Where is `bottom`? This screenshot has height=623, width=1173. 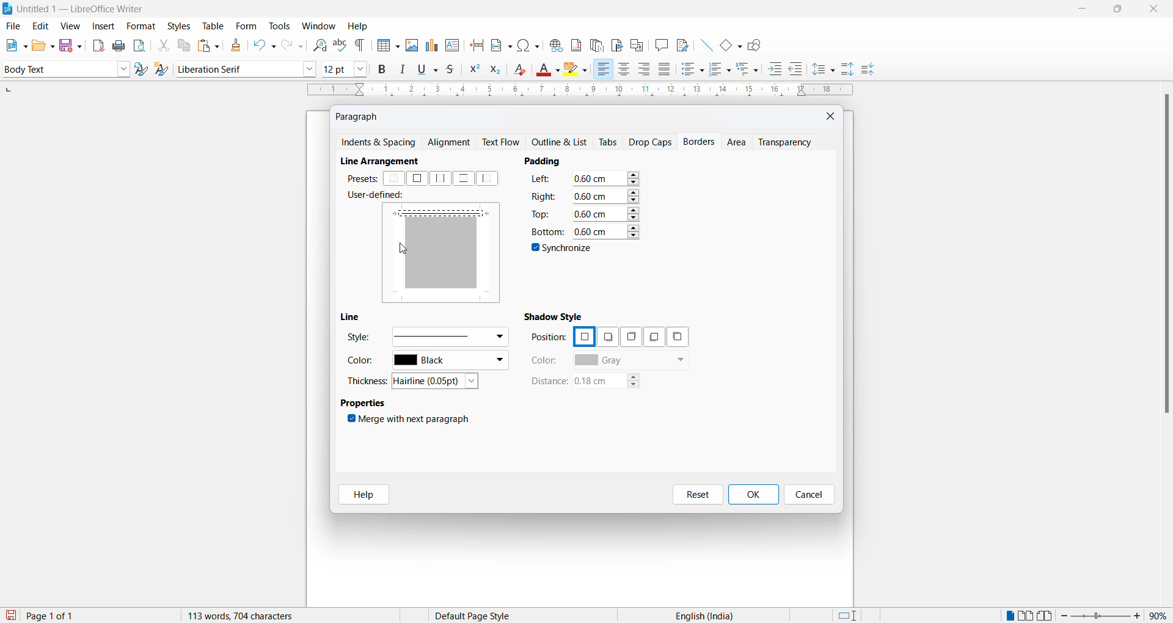 bottom is located at coordinates (546, 231).